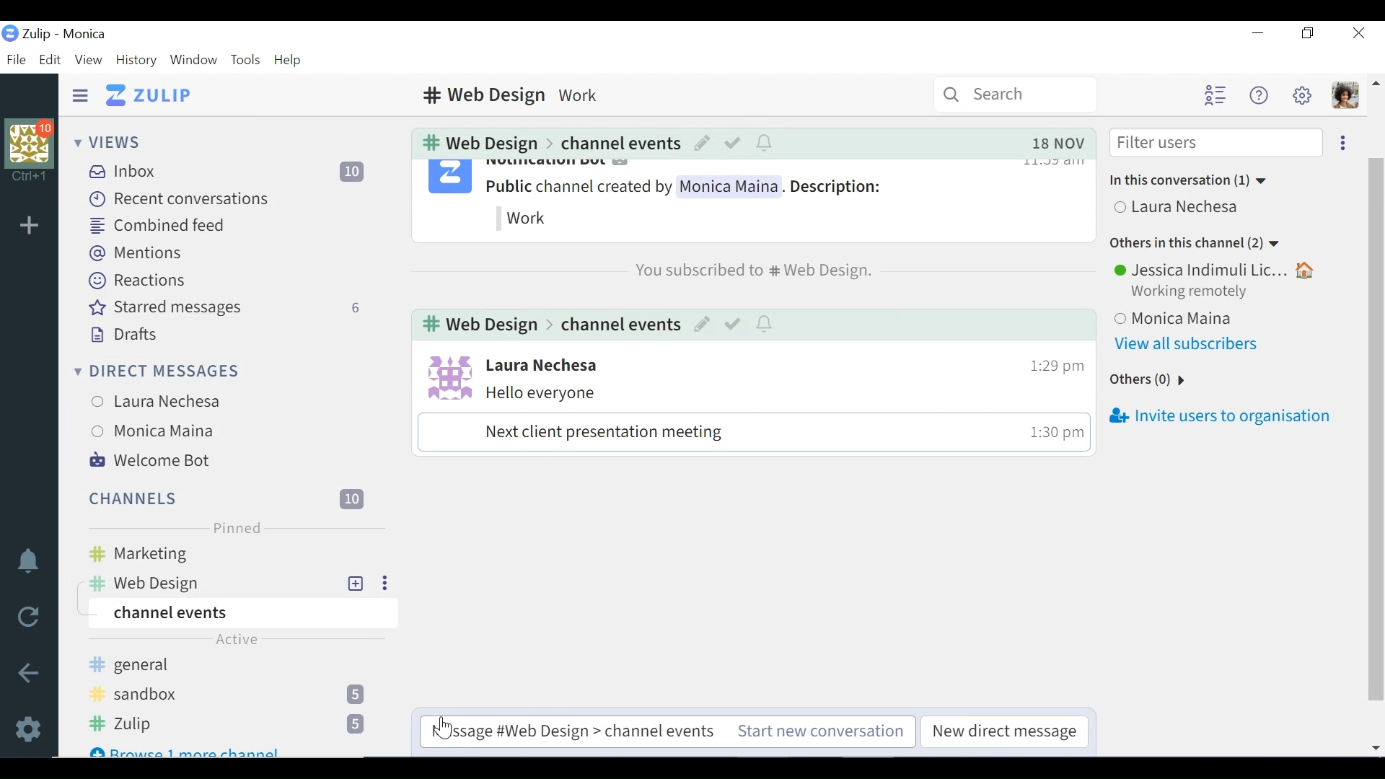  I want to click on Working Remotely status, so click(1194, 292).